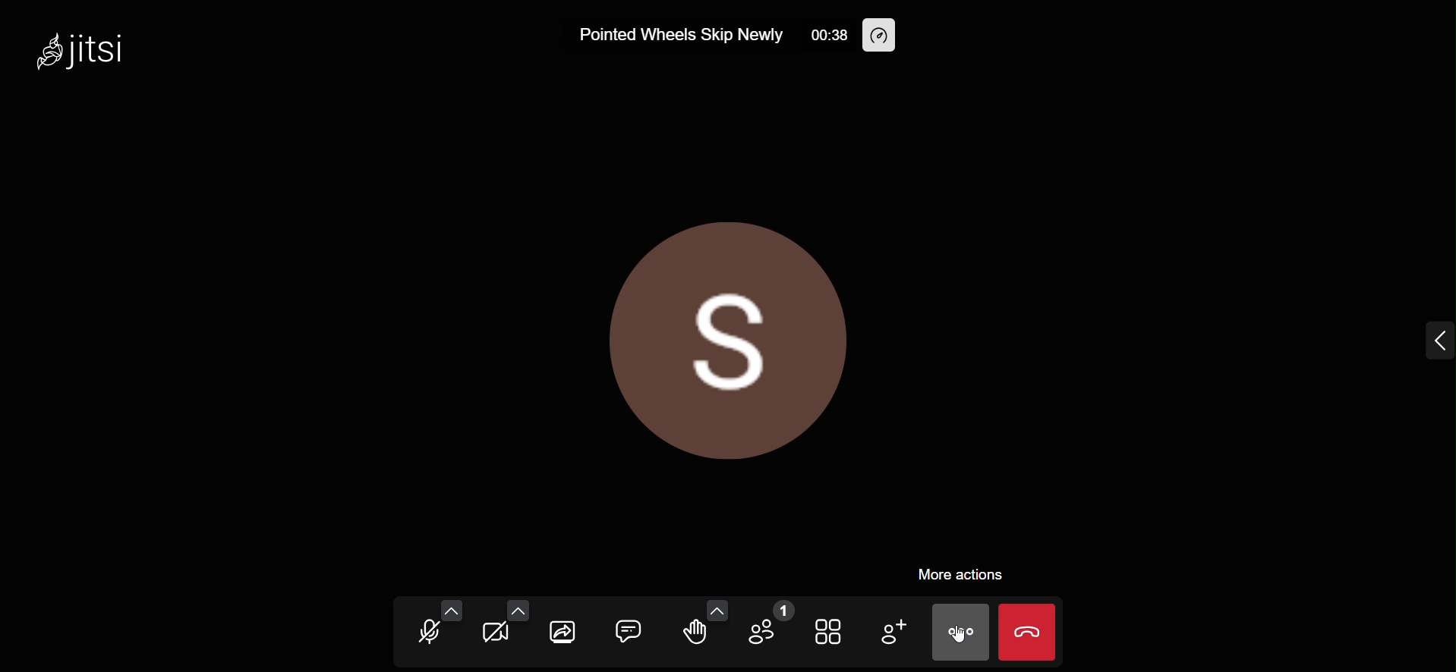  Describe the element at coordinates (829, 34) in the screenshot. I see `00:38` at that location.